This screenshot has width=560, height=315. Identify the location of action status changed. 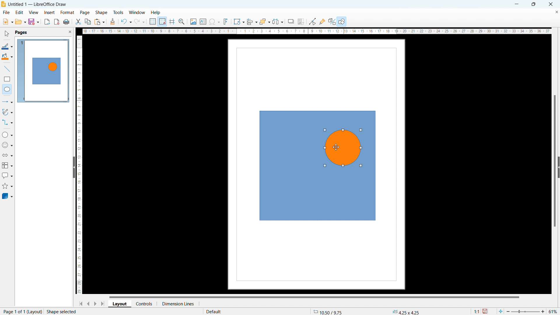
(80, 311).